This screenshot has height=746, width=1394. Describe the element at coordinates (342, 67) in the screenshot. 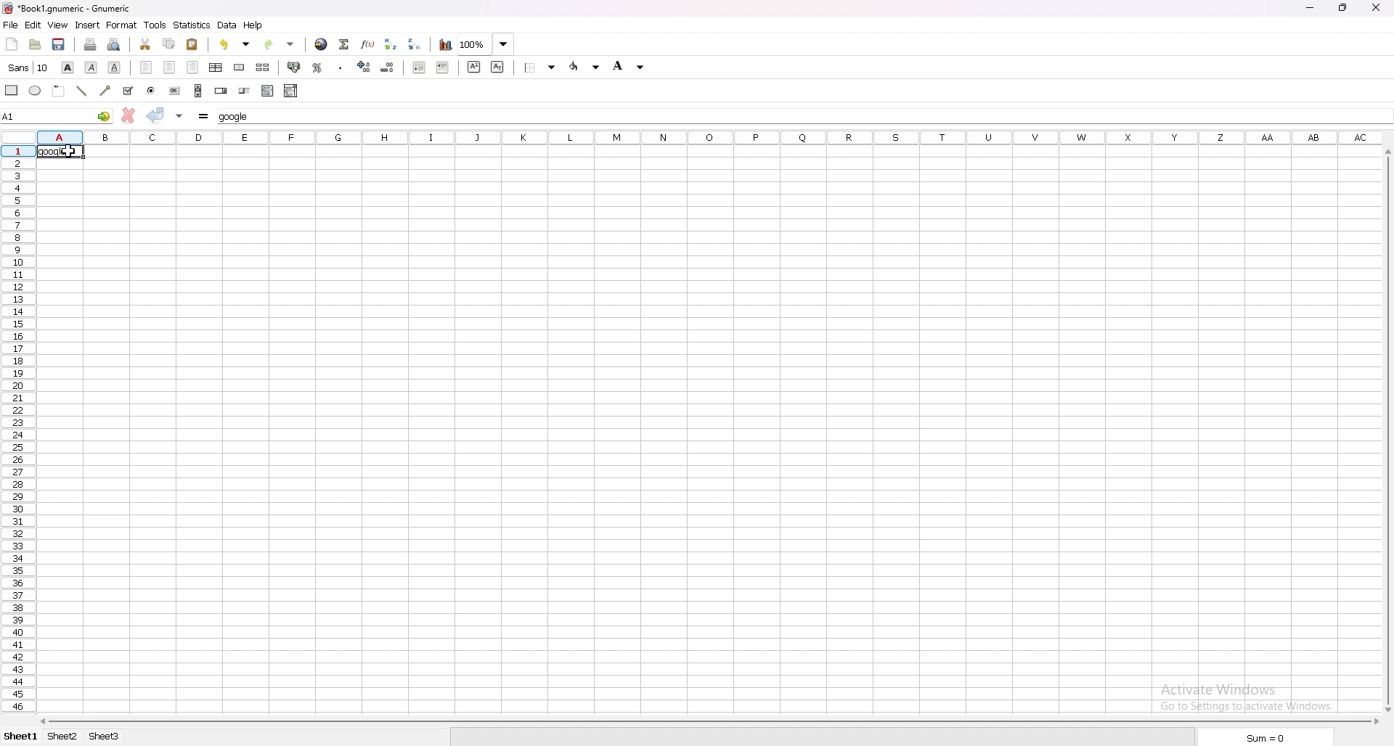

I see `thousands separator` at that location.